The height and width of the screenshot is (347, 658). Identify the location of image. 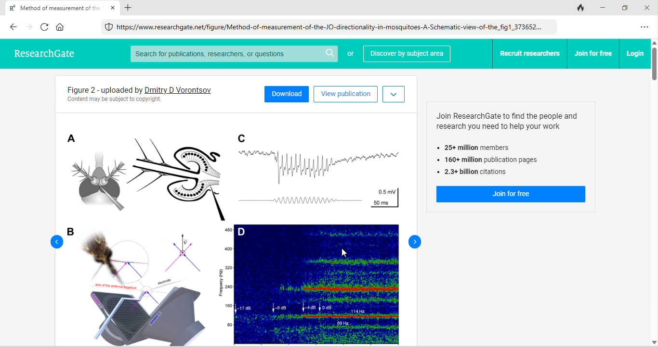
(231, 228).